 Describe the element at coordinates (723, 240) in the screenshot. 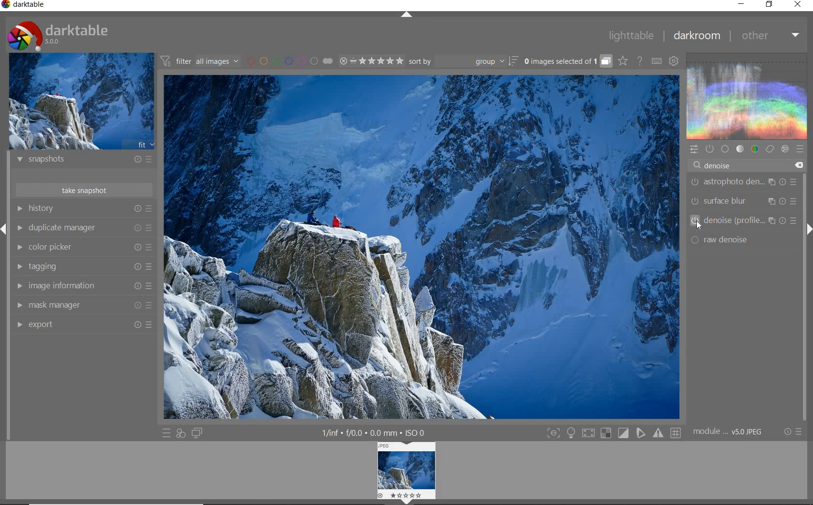

I see `raw denoise` at that location.